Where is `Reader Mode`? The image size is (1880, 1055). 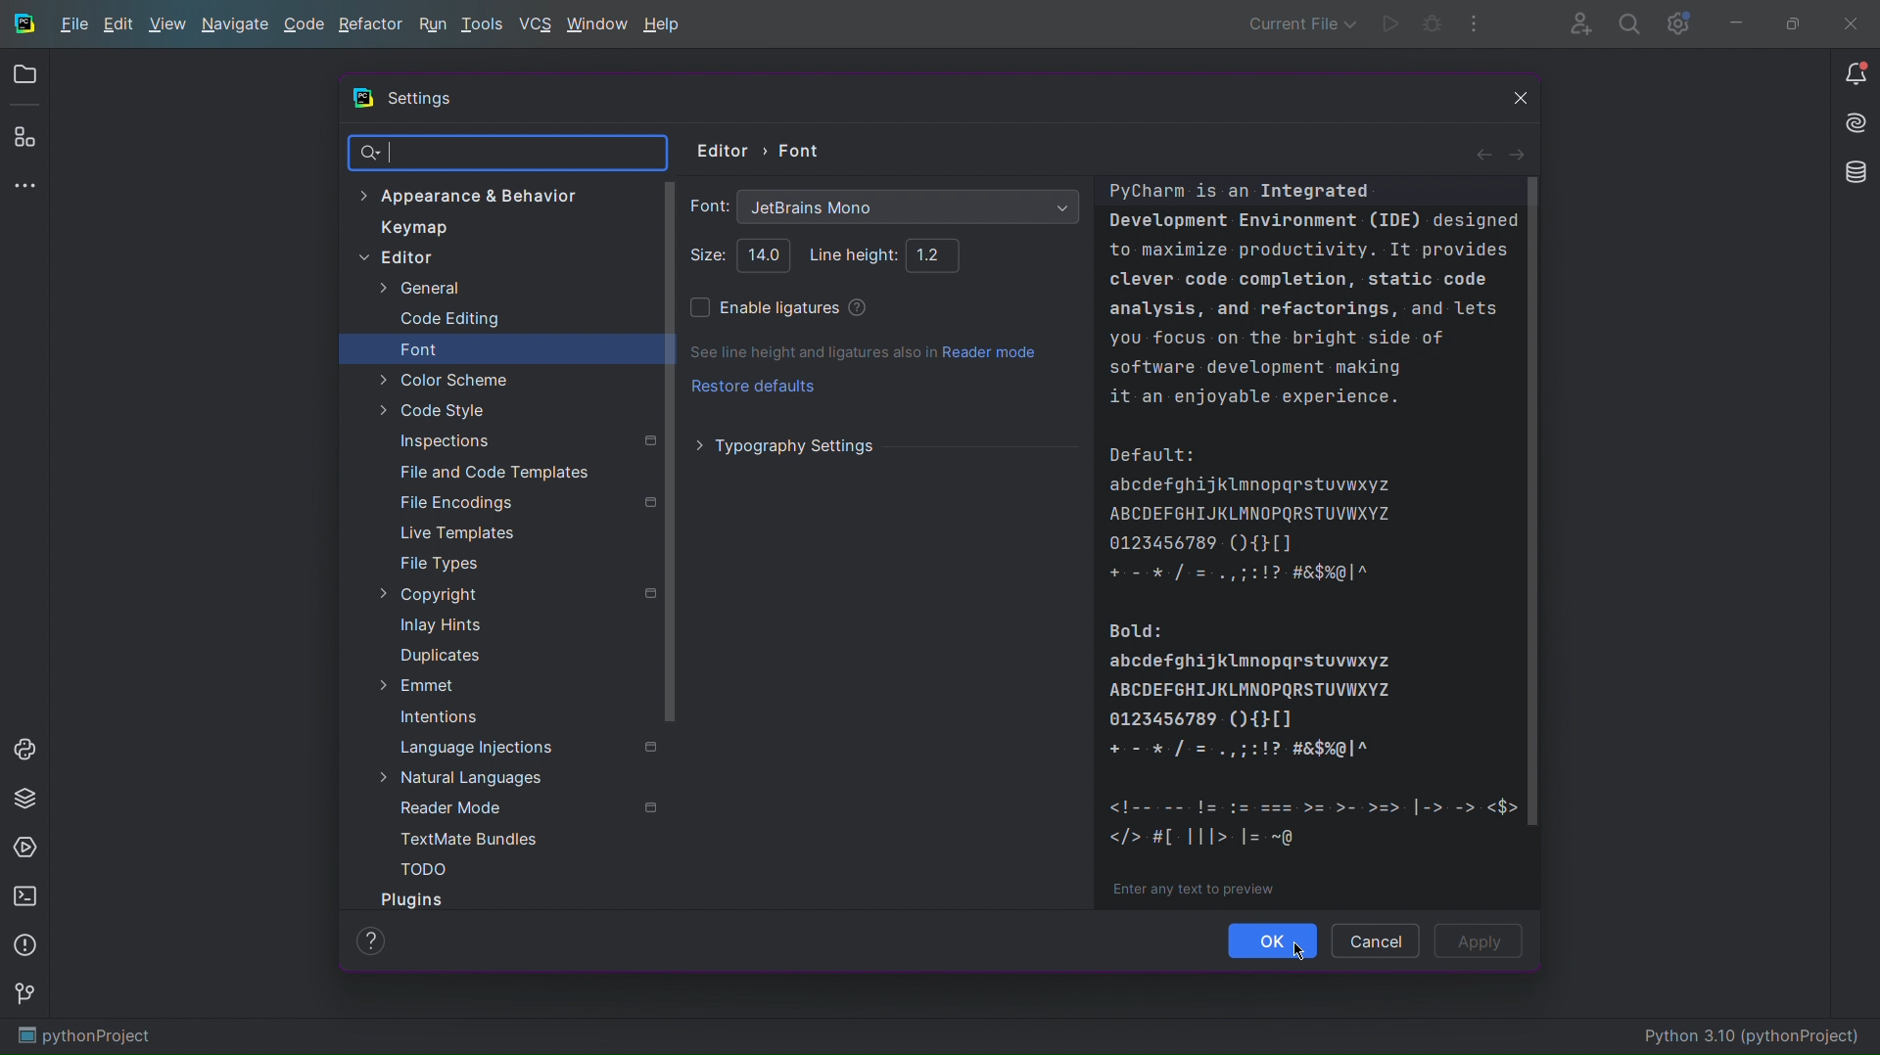 Reader Mode is located at coordinates (529, 807).